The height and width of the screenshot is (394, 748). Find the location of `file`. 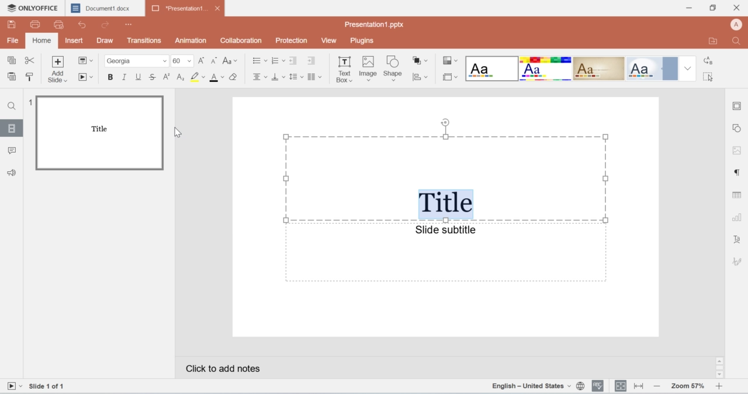

file is located at coordinates (86, 60).